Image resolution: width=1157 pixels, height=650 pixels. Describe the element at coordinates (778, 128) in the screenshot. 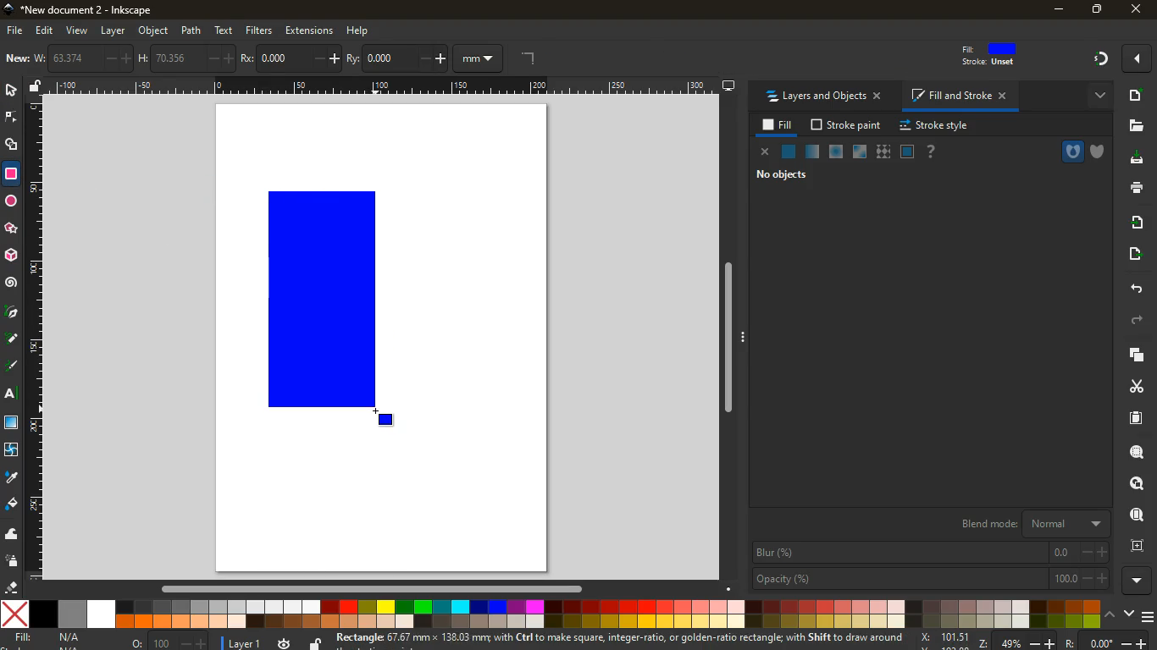

I see `fill` at that location.